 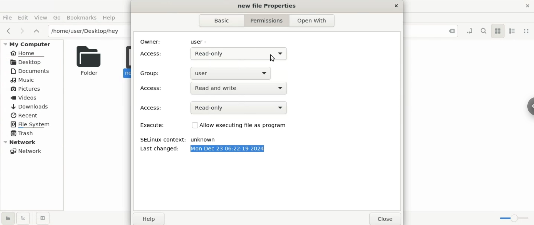 What do you see at coordinates (36, 30) in the screenshot?
I see `parent folders` at bounding box center [36, 30].